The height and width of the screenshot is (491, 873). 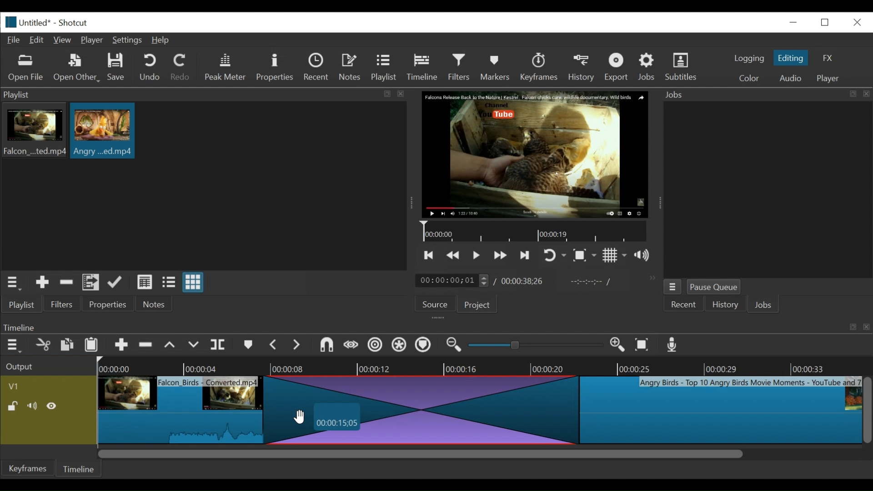 I want to click on markers, so click(x=248, y=347).